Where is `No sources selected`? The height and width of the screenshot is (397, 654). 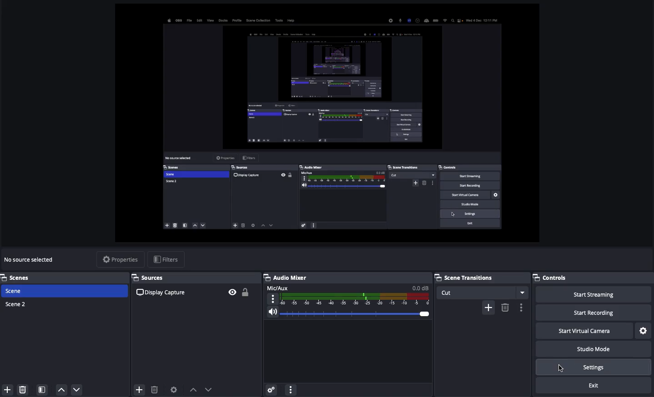
No sources selected is located at coordinates (32, 259).